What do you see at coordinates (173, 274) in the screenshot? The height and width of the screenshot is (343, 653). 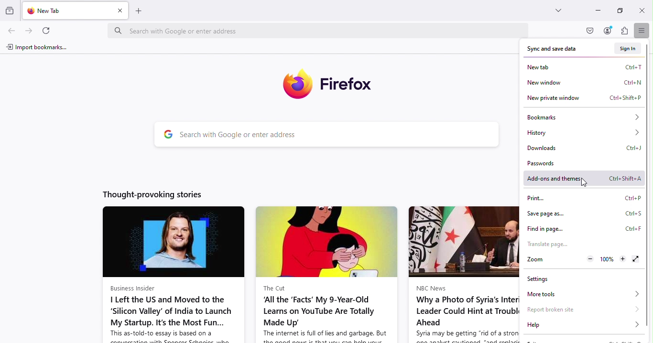 I see `news article from business insider` at bounding box center [173, 274].